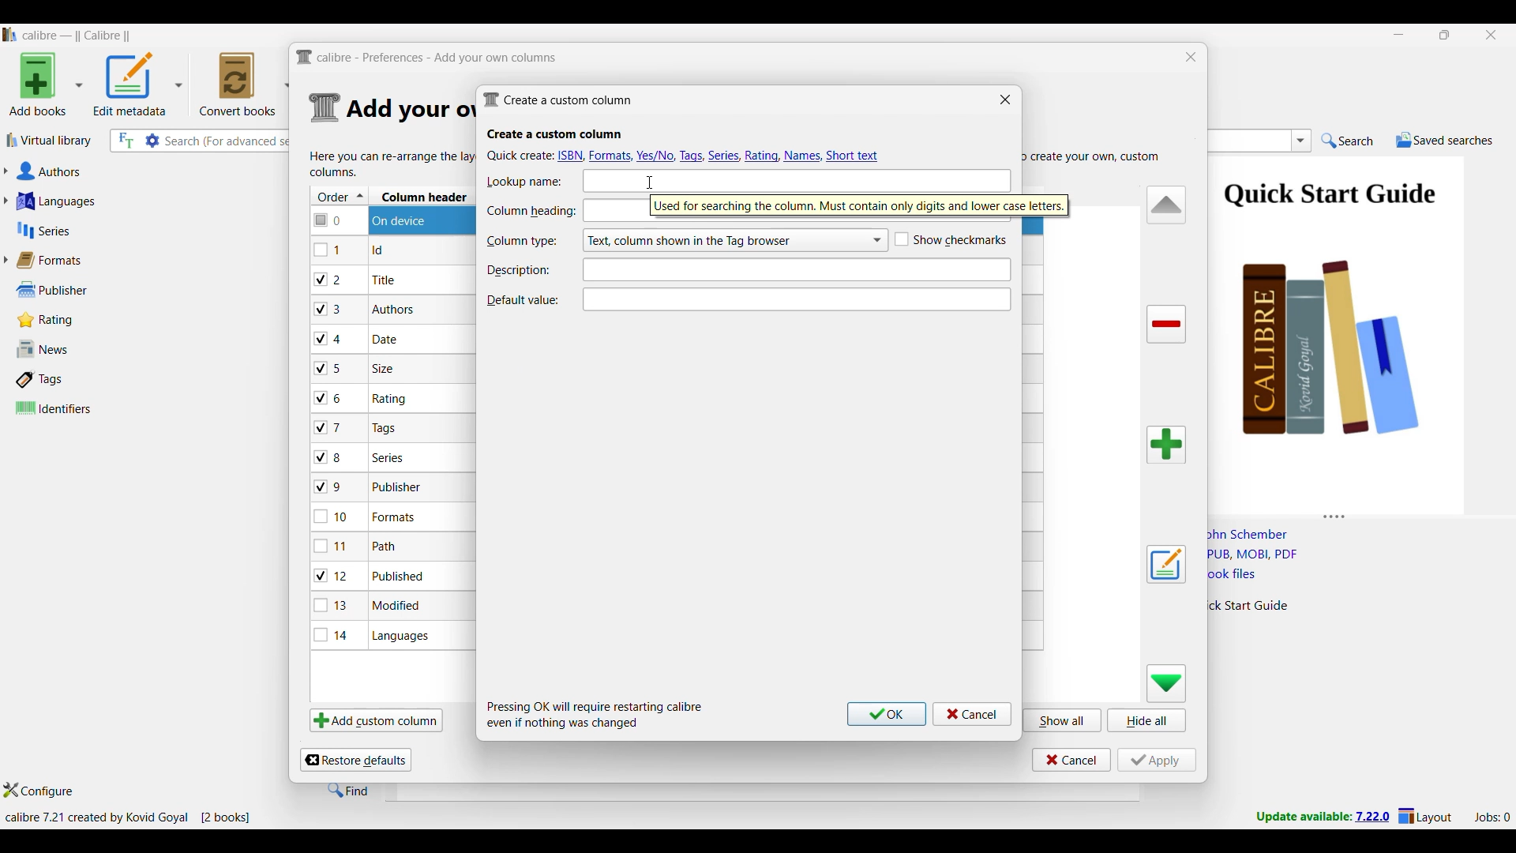  Describe the element at coordinates (427, 58) in the screenshot. I see `Title and logo of current window` at that location.